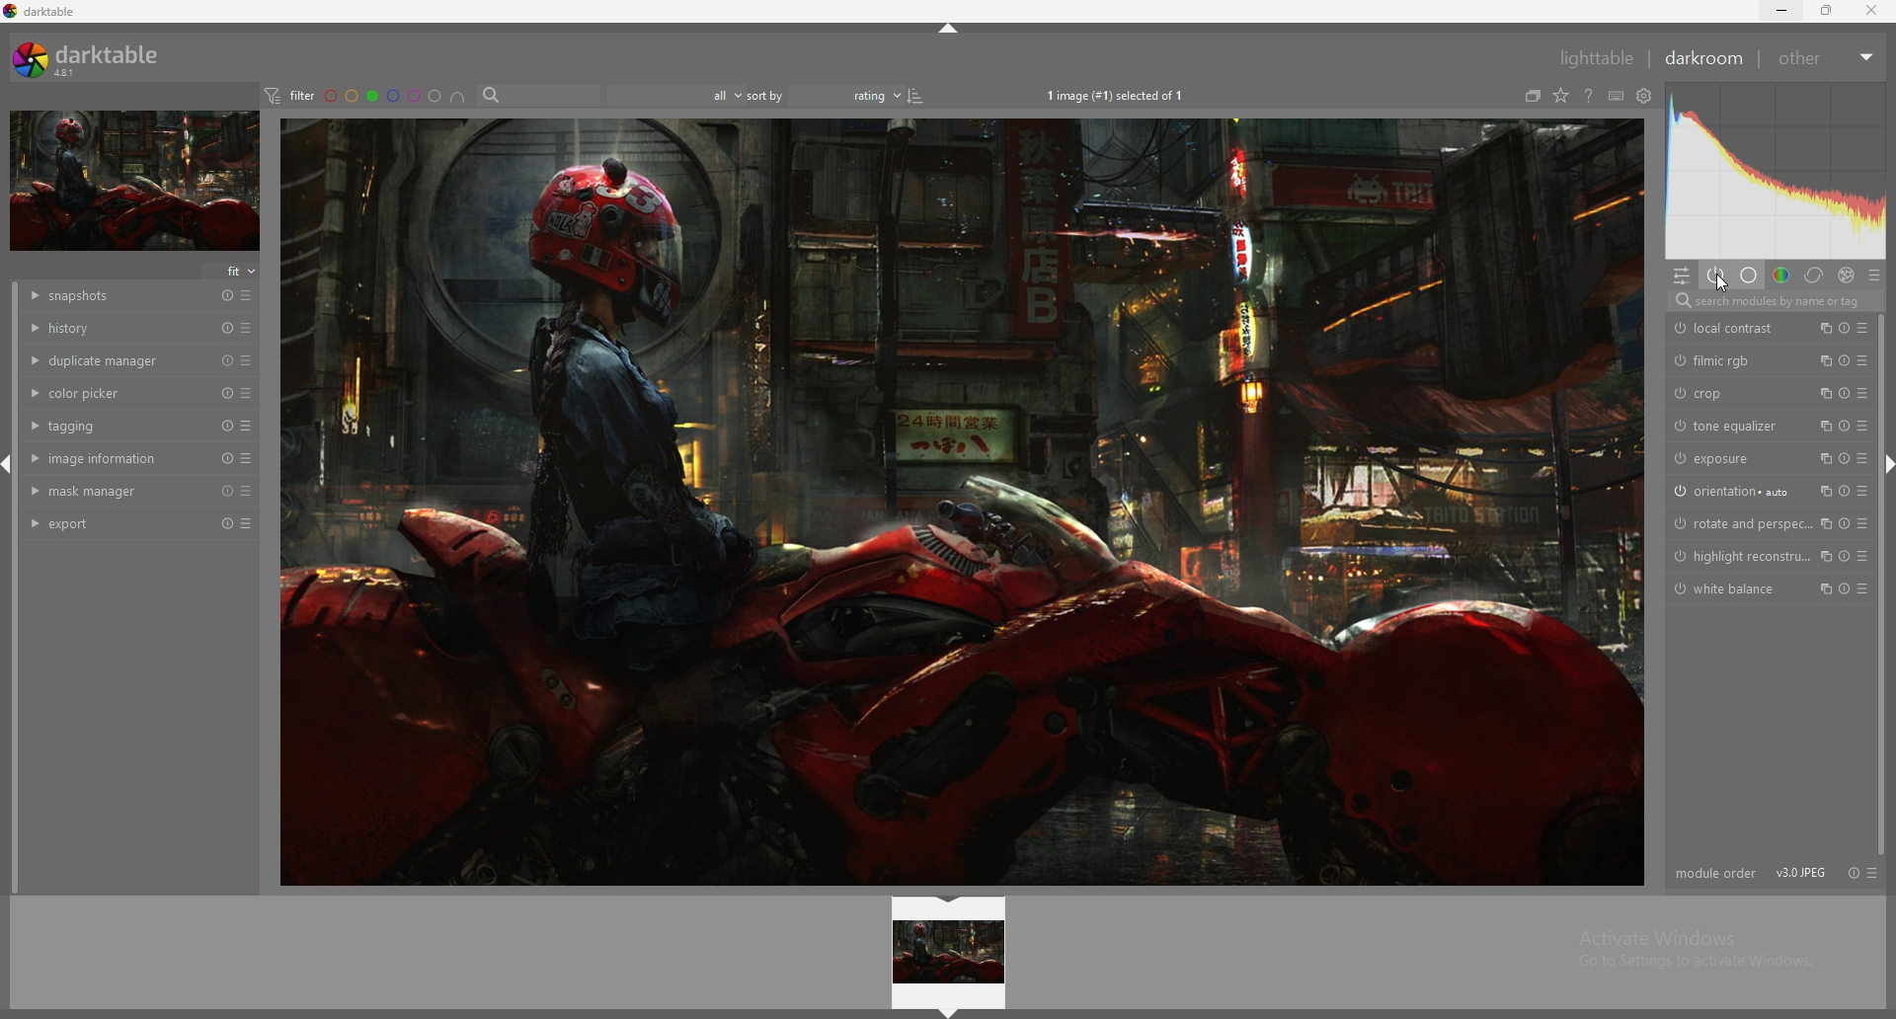 The width and height of the screenshot is (1896, 1019). I want to click on multiple instances action, so click(1826, 523).